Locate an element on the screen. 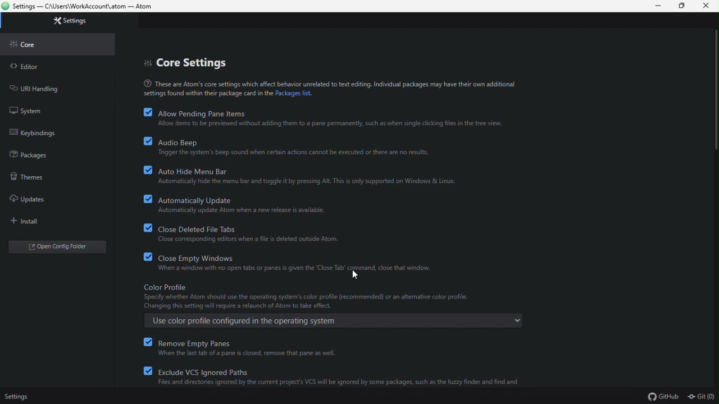 The height and width of the screenshot is (404, 719). checkbox  is located at coordinates (147, 199).